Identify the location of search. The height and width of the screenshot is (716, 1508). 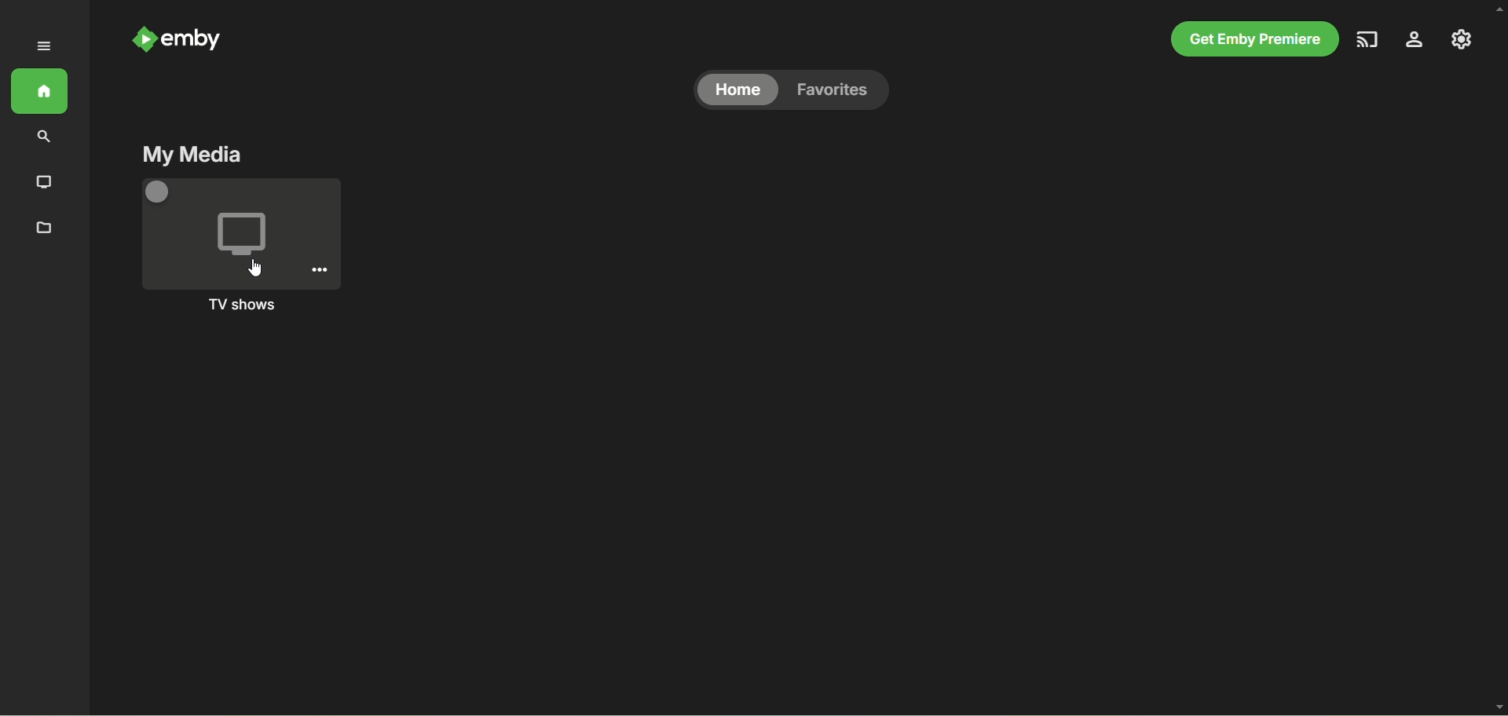
(41, 137).